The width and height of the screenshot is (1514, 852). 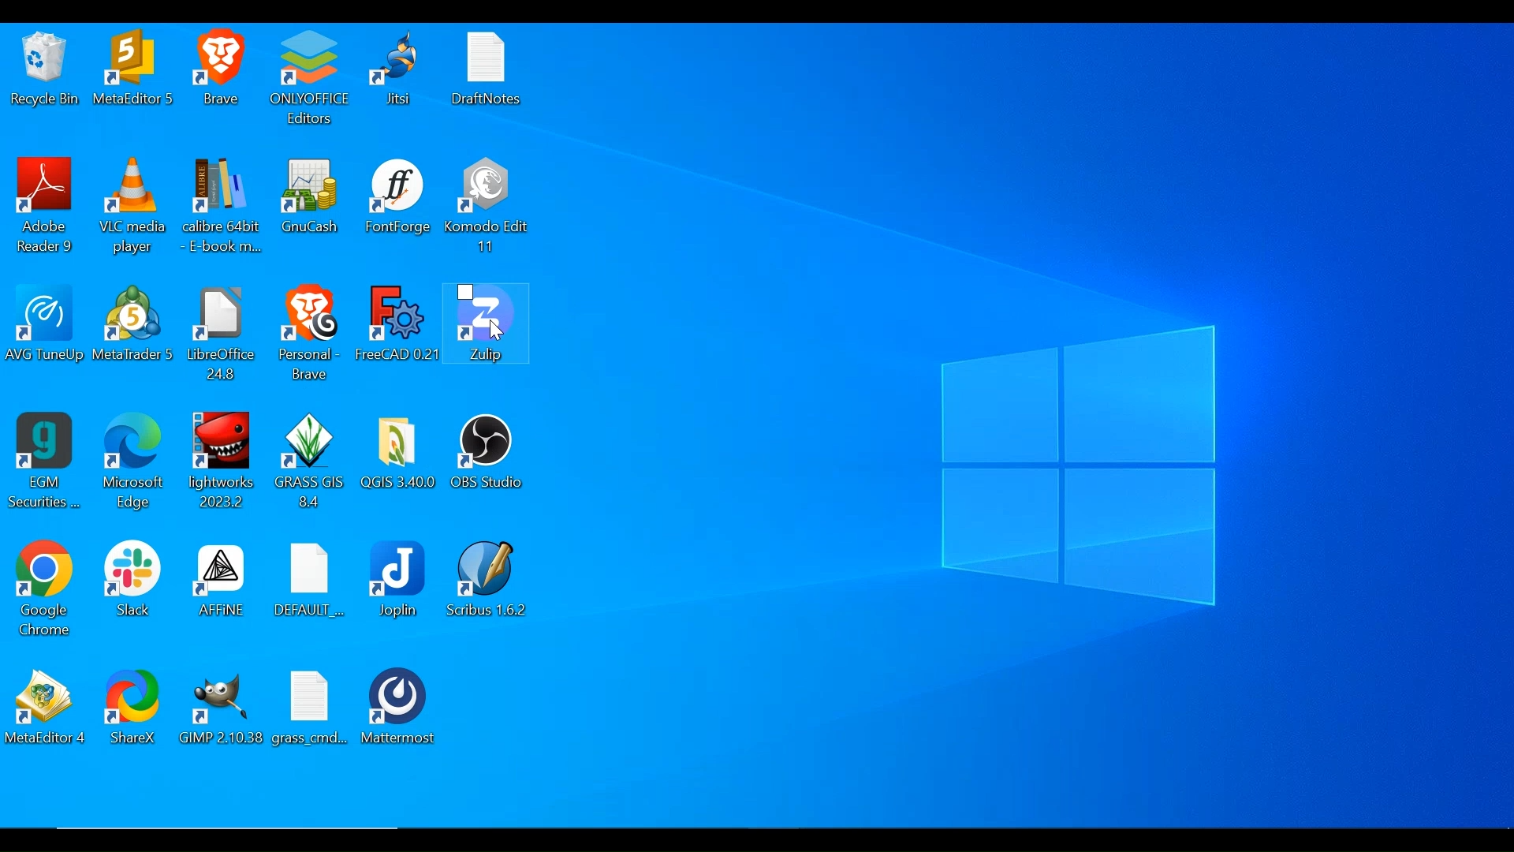 I want to click on Scribus Desktop icon, so click(x=490, y=580).